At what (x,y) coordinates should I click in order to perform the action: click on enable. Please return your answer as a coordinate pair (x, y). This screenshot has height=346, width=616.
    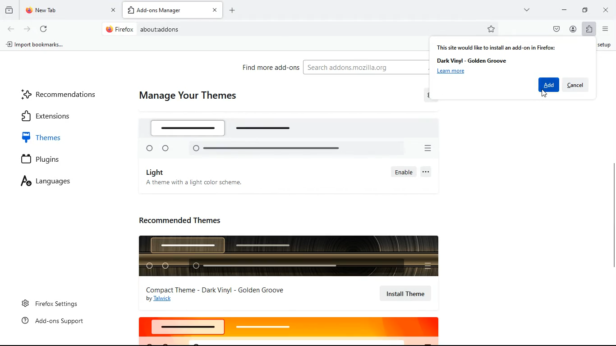
    Looking at the image, I should click on (403, 172).